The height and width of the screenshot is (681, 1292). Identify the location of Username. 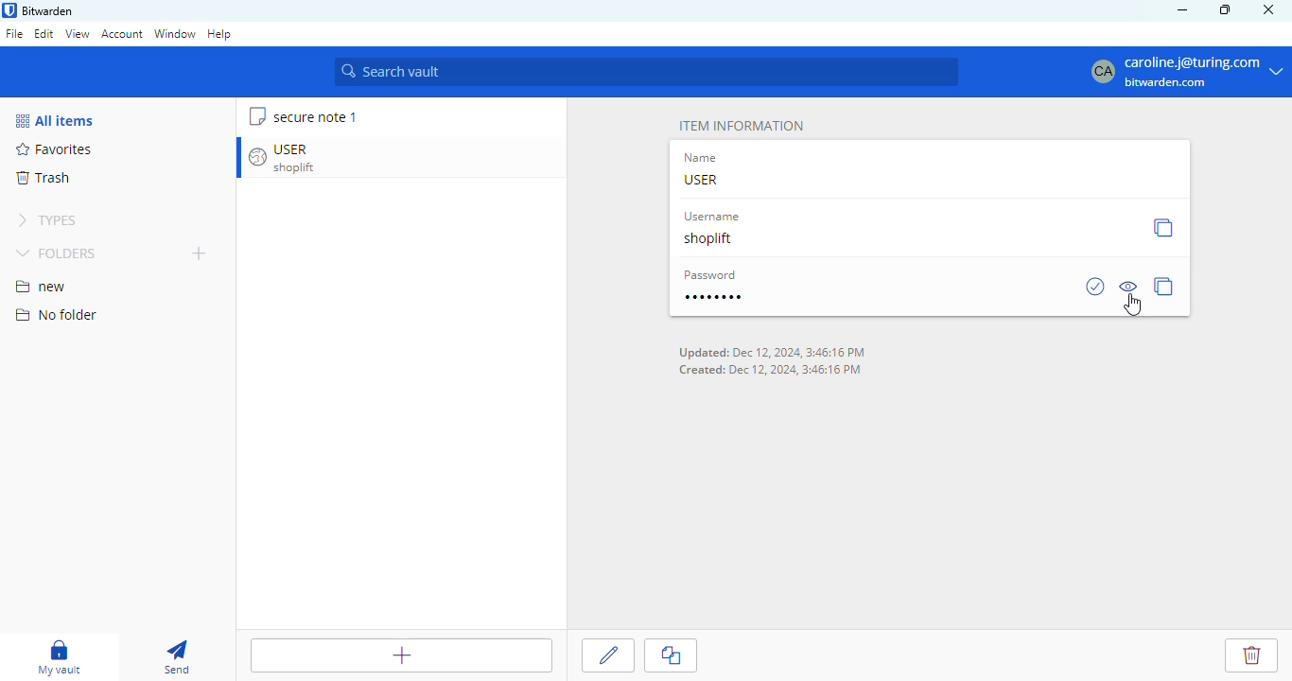
(714, 218).